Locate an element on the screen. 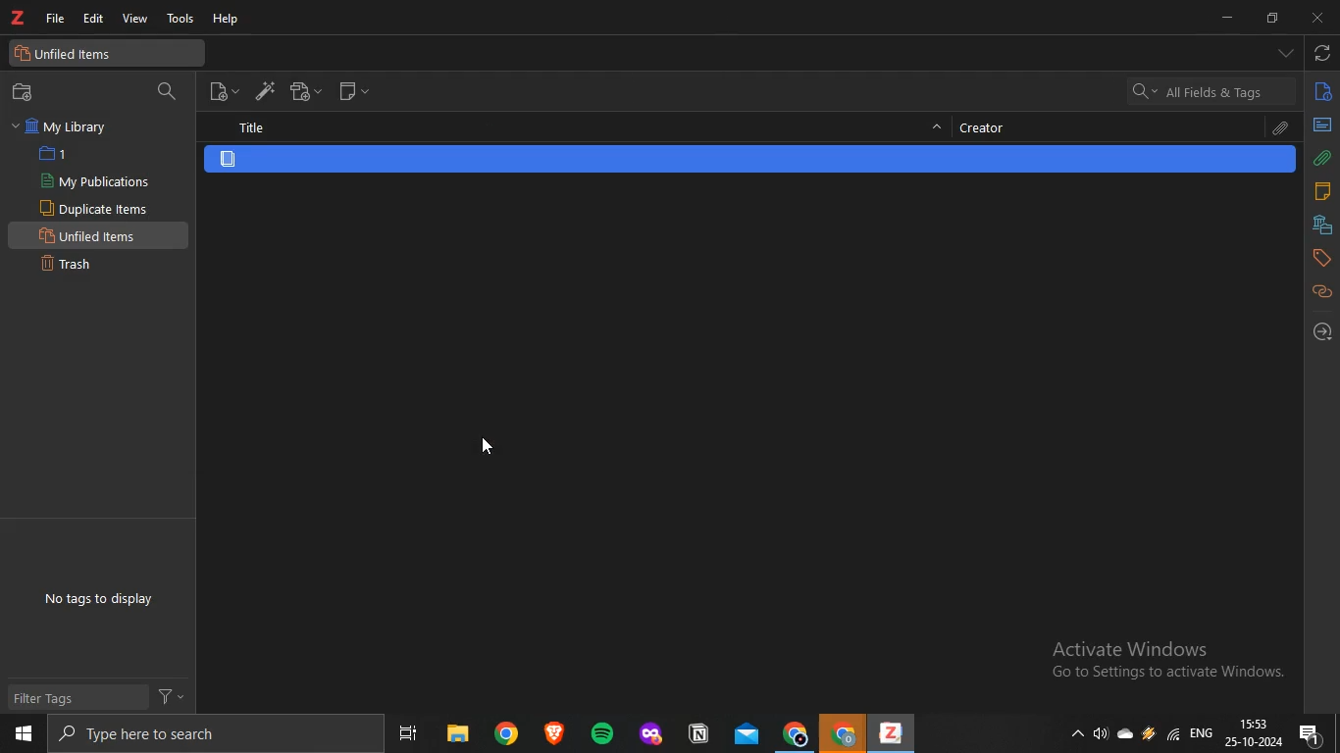 Image resolution: width=1340 pixels, height=753 pixels. unfiled items is located at coordinates (70, 54).